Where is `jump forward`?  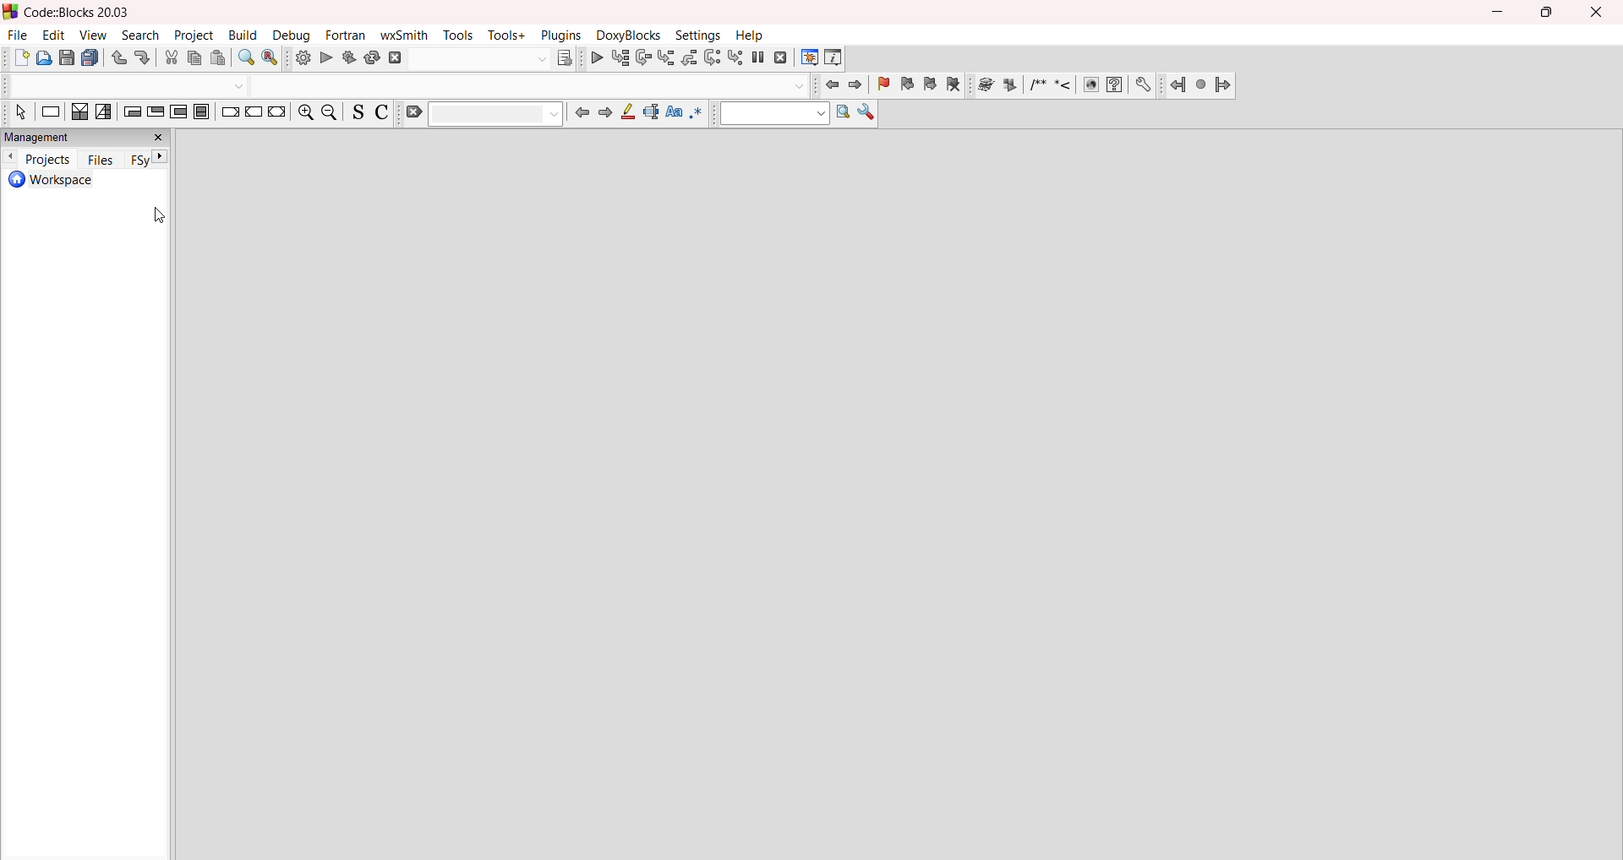 jump forward is located at coordinates (608, 115).